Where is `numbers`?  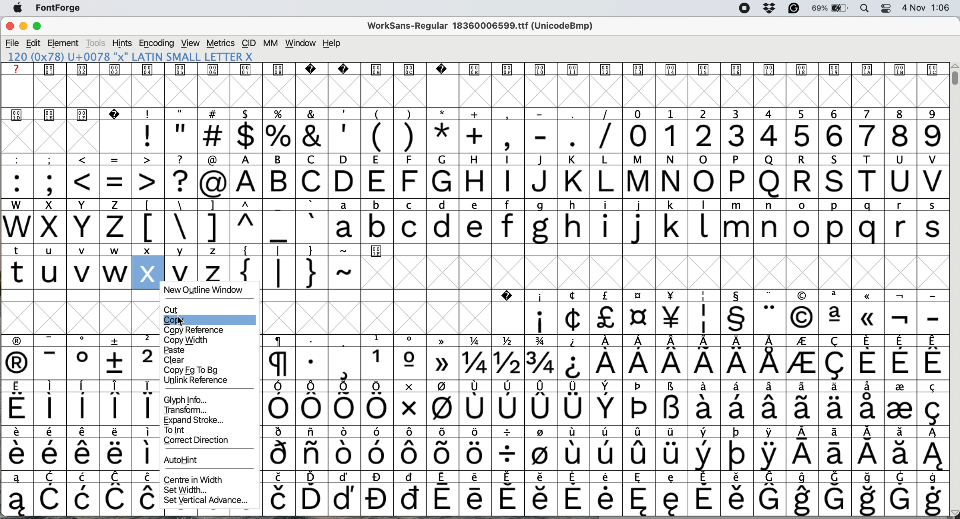 numbers is located at coordinates (785, 135).